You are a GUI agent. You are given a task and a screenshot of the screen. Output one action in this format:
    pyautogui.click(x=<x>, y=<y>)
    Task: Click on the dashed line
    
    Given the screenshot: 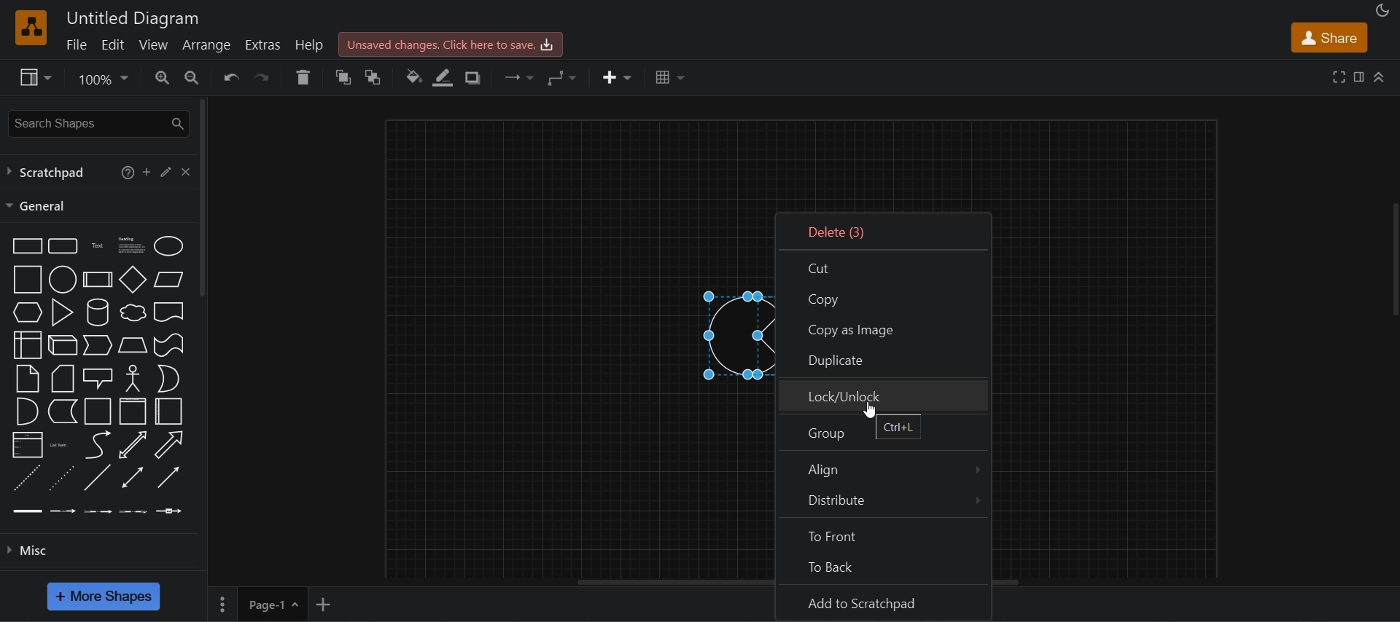 What is the action you would take?
    pyautogui.click(x=25, y=478)
    